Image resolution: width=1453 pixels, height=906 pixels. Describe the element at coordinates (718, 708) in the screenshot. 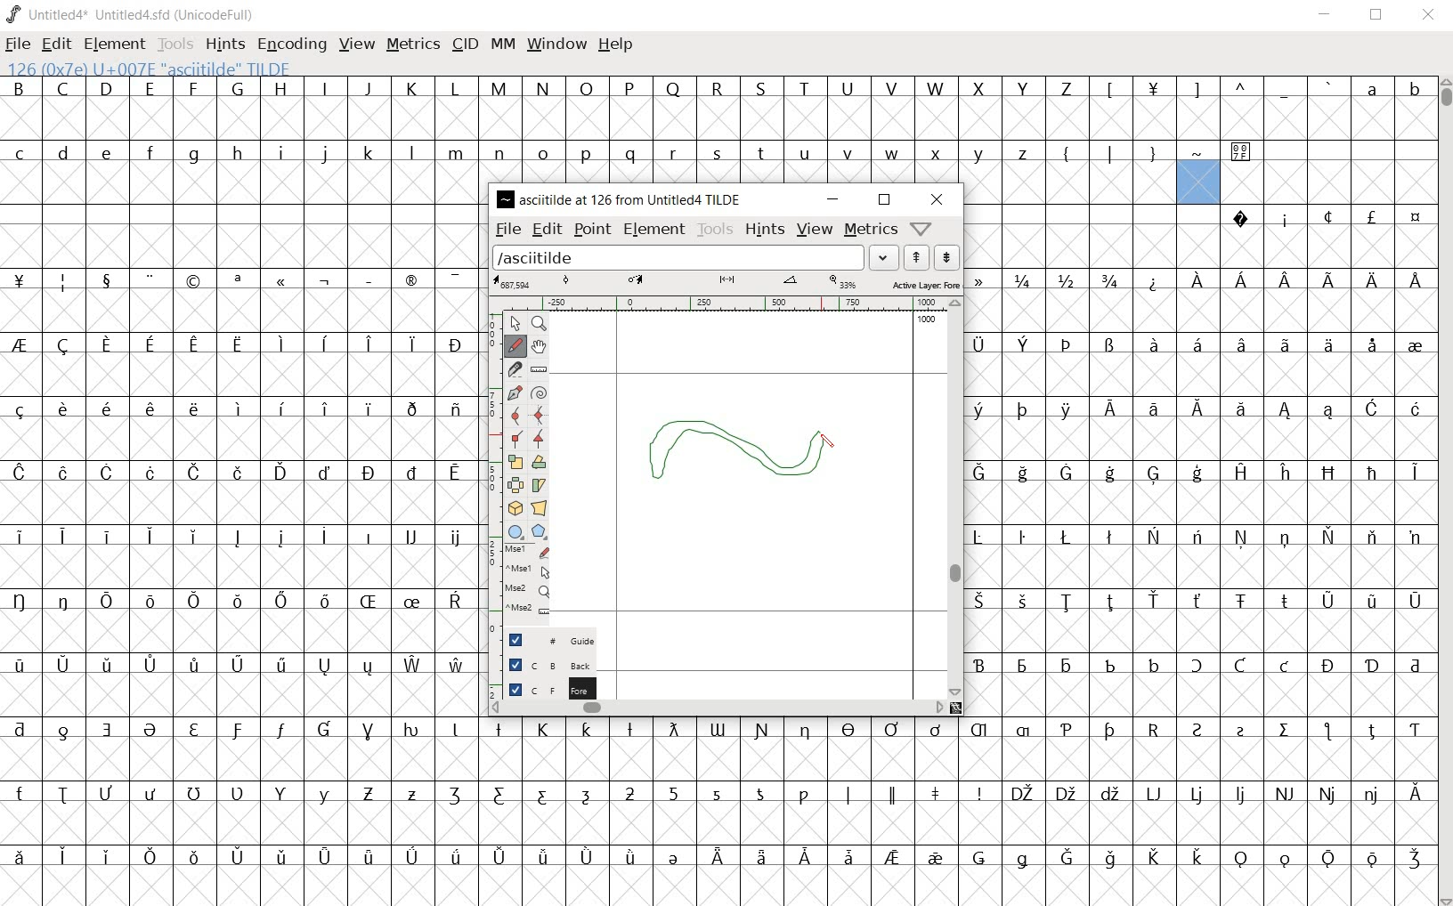

I see `scrollbar` at that location.